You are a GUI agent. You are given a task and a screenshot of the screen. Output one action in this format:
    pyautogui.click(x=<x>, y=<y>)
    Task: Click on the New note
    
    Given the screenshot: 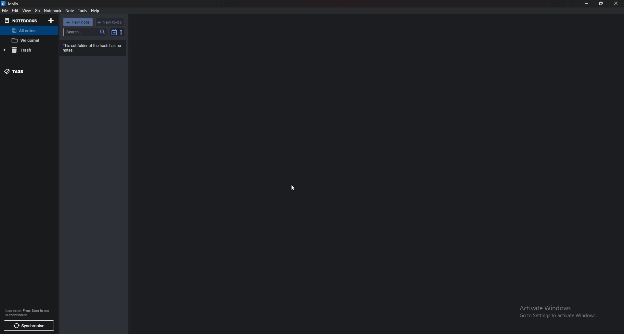 What is the action you would take?
    pyautogui.click(x=77, y=22)
    